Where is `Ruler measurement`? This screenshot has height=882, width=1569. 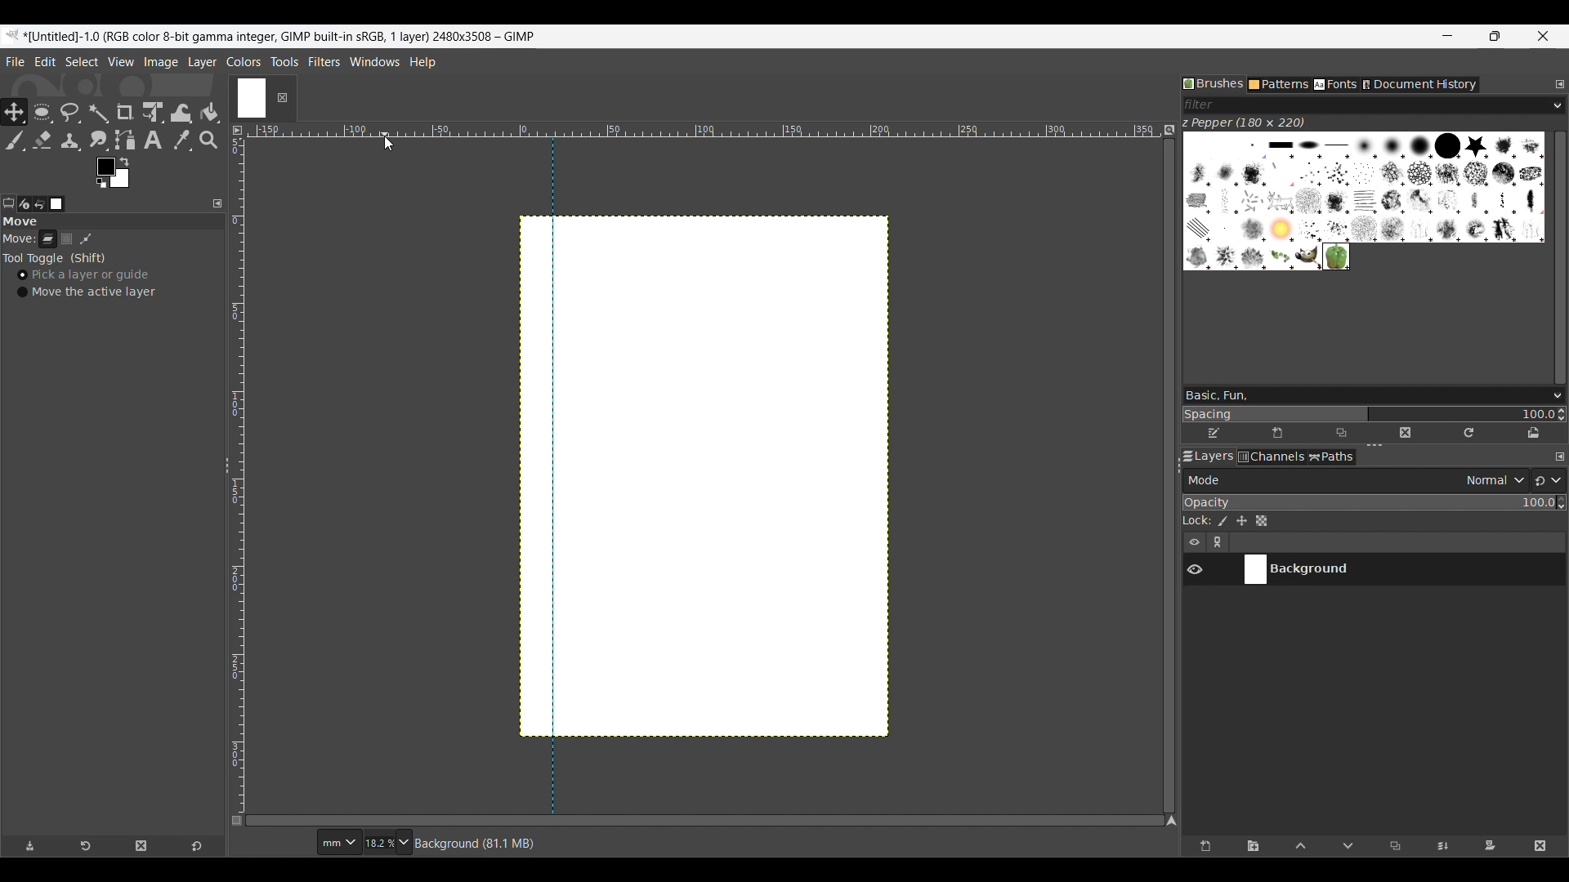
Ruler measurement is located at coordinates (337, 843).